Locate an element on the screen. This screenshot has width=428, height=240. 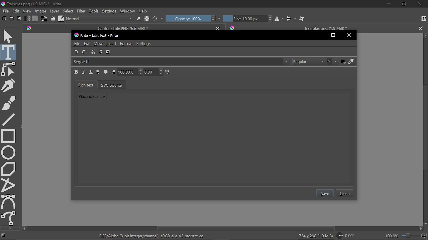
Line tool is located at coordinates (8, 120).